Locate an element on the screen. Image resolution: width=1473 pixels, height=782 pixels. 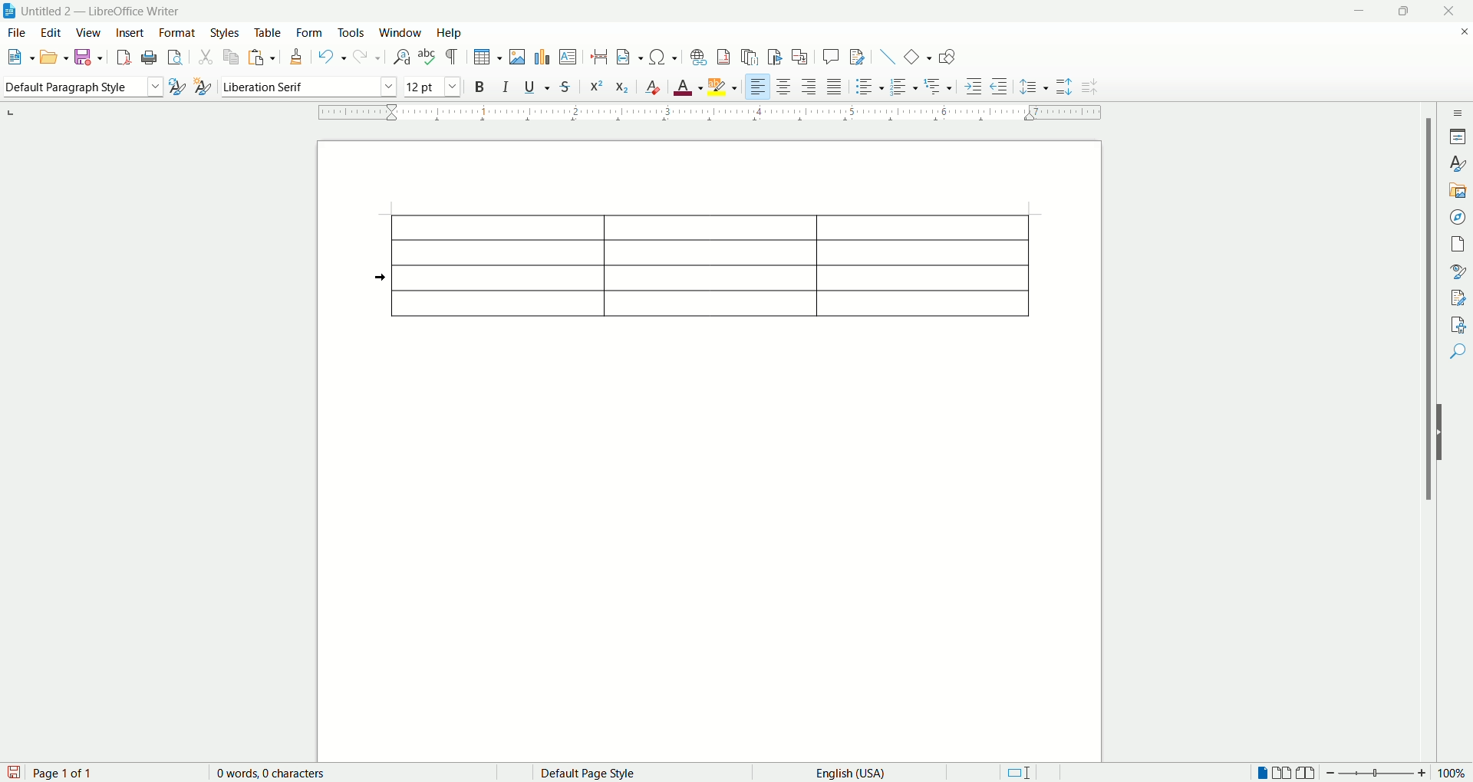
insert bookmark is located at coordinates (775, 58).